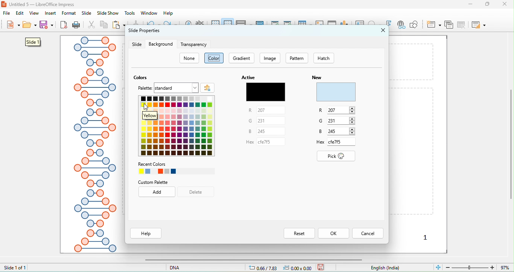 The height and width of the screenshot is (272, 514). I want to click on gradient, so click(242, 58).